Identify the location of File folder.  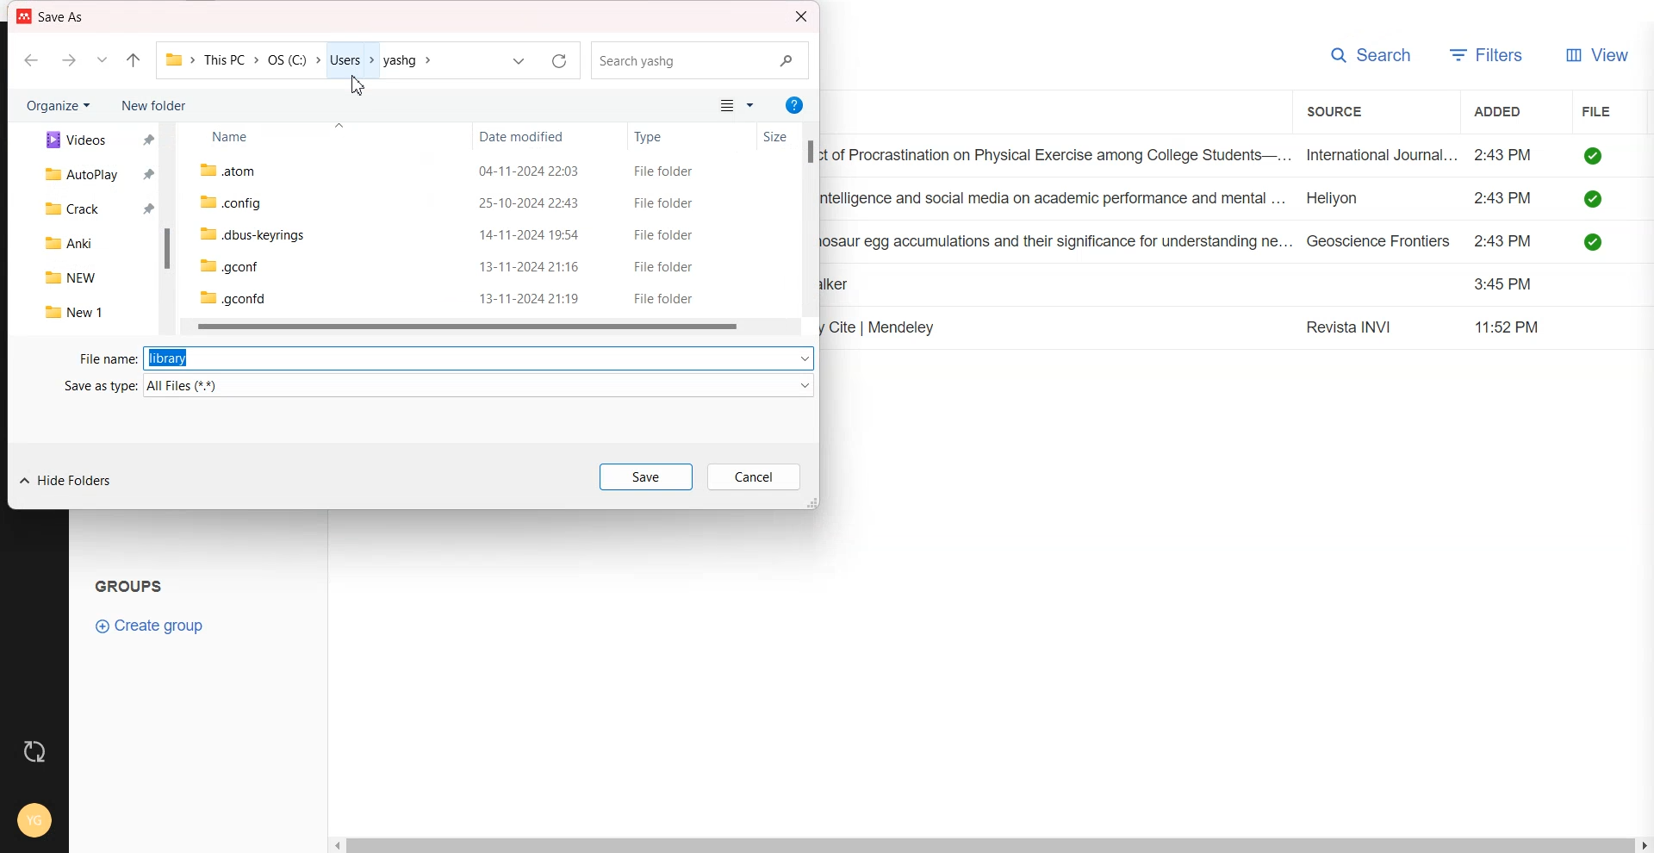
(667, 171).